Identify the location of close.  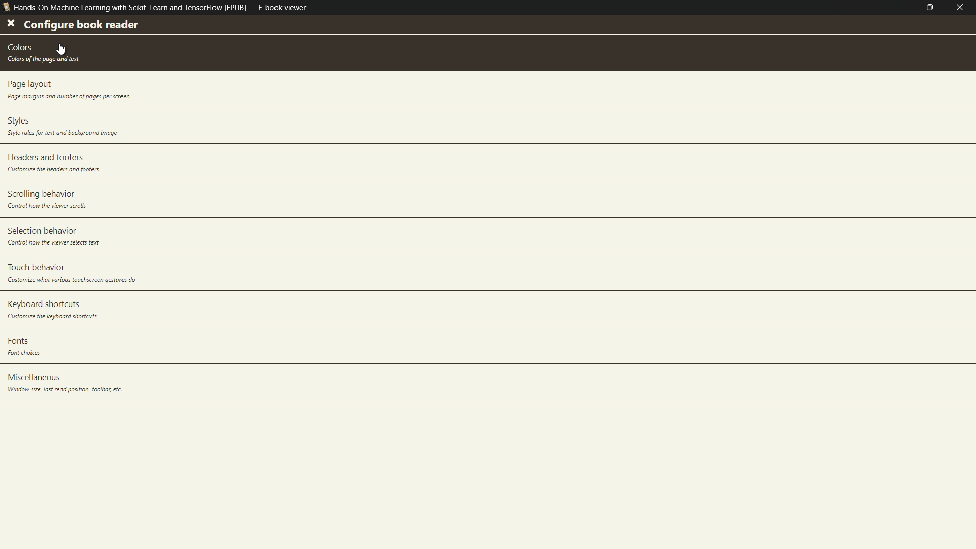
(10, 24).